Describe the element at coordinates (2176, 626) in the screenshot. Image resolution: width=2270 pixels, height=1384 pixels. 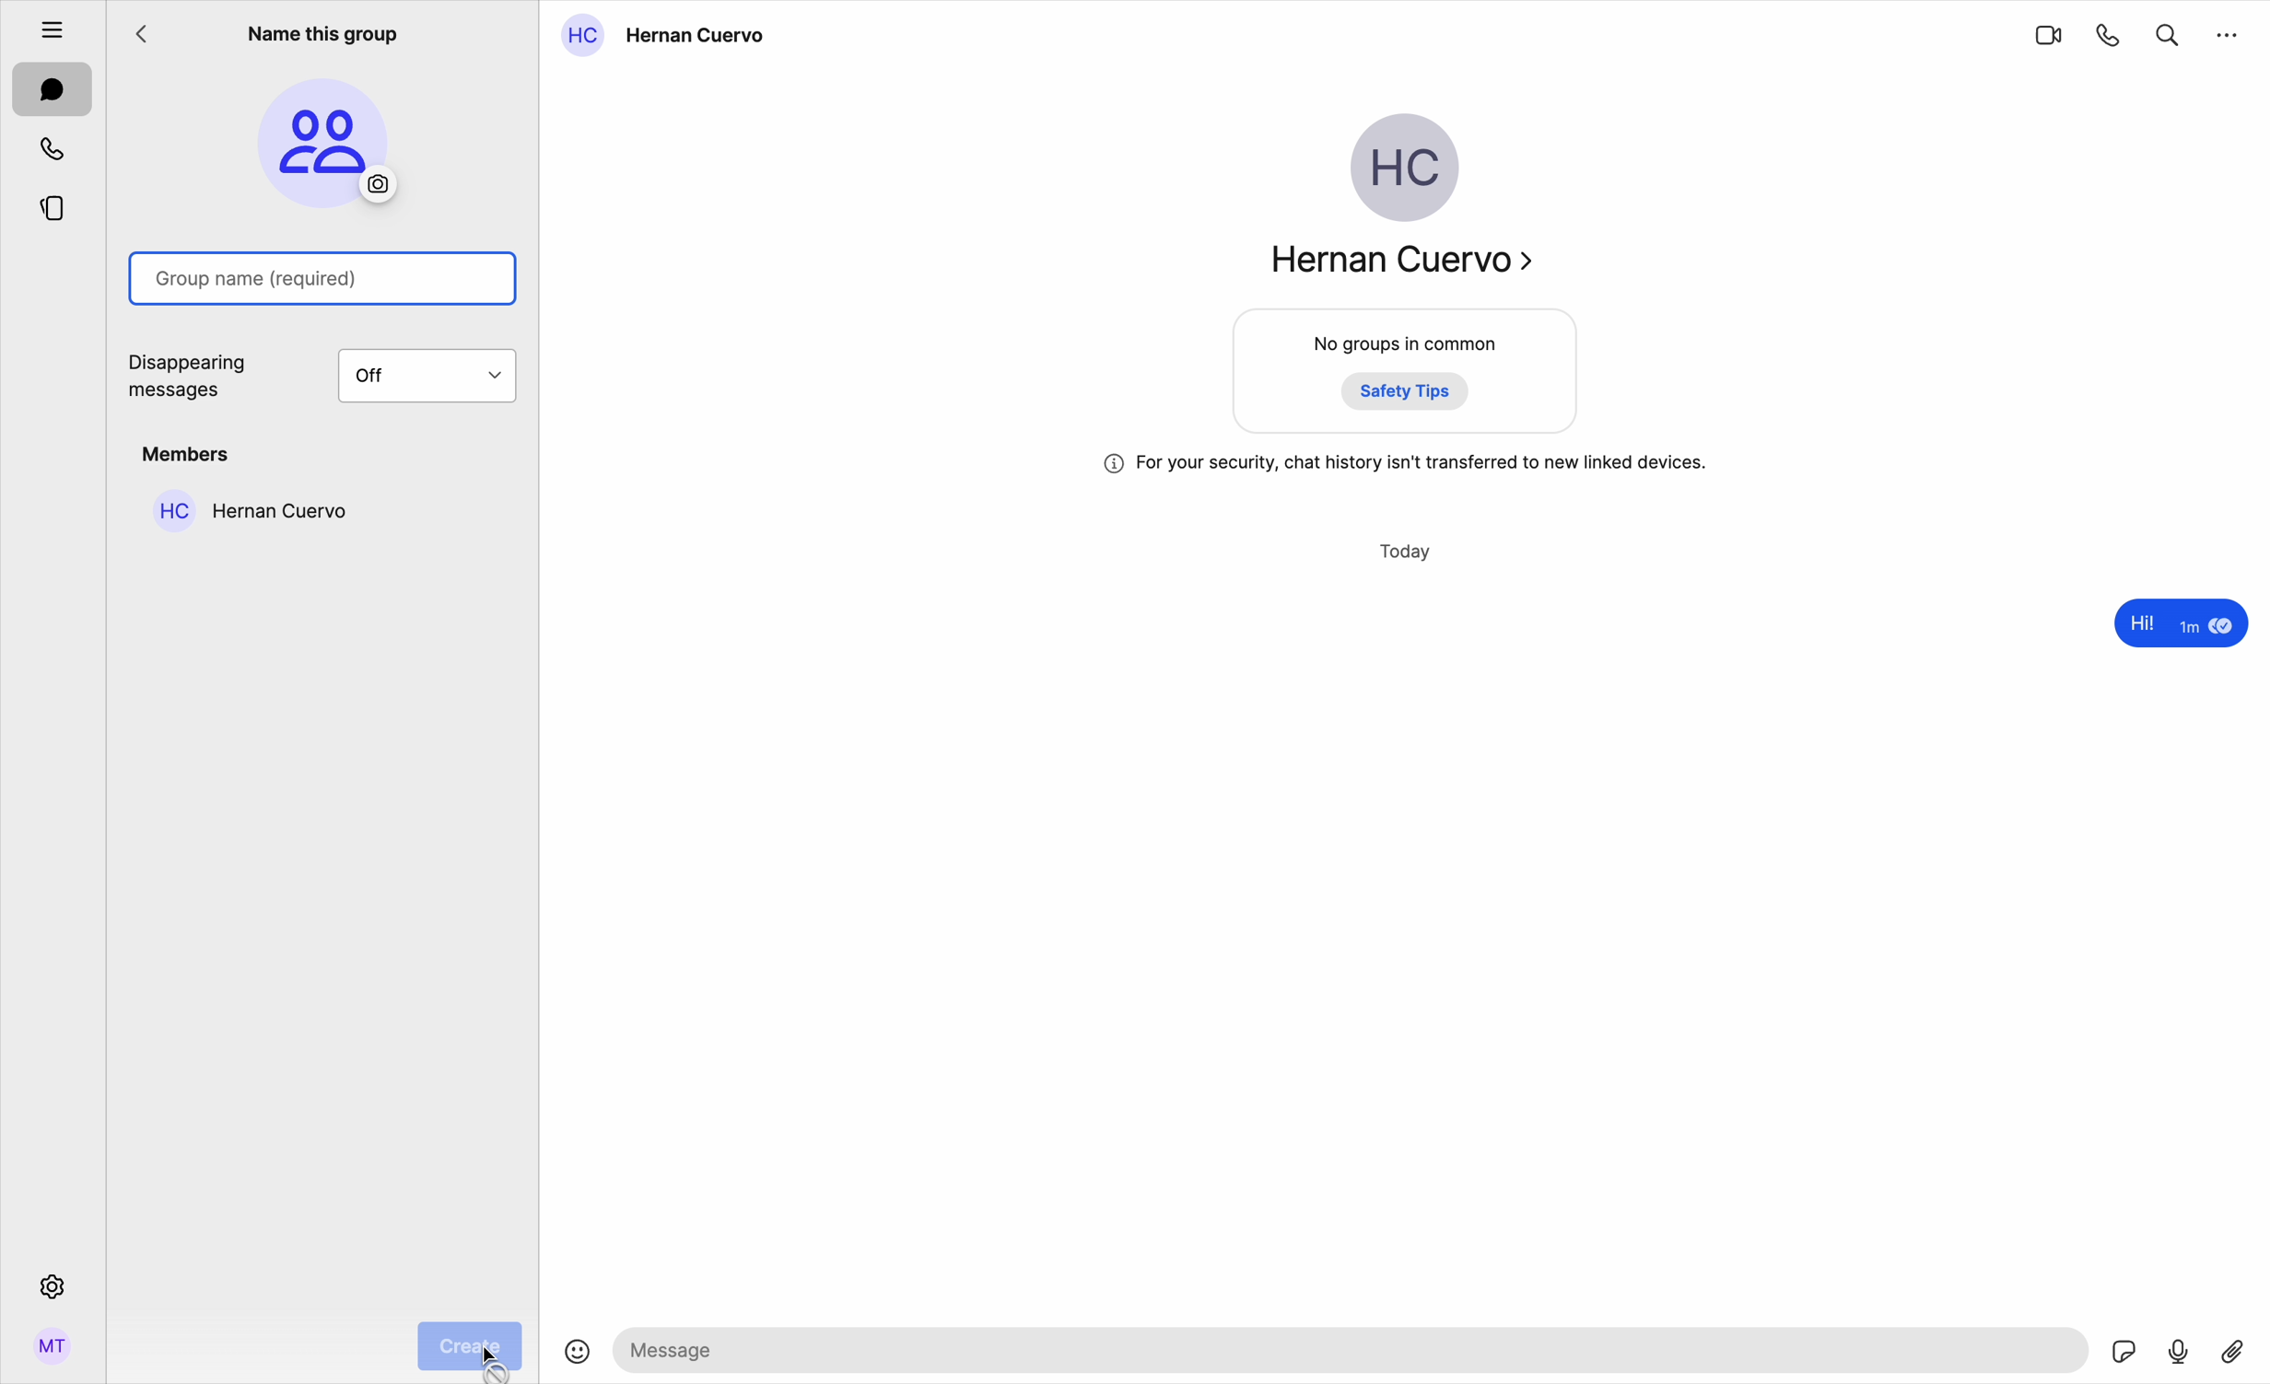
I see `message ` at that location.